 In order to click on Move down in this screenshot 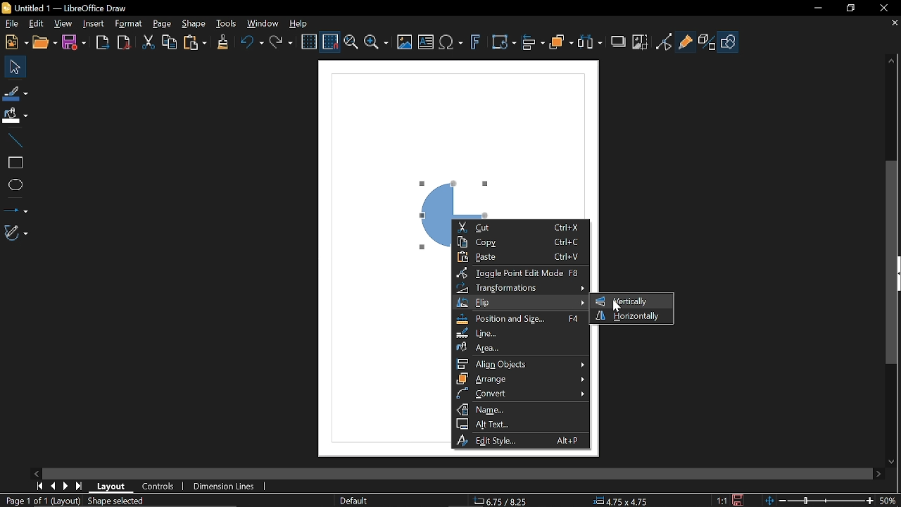, I will do `click(893, 461)`.